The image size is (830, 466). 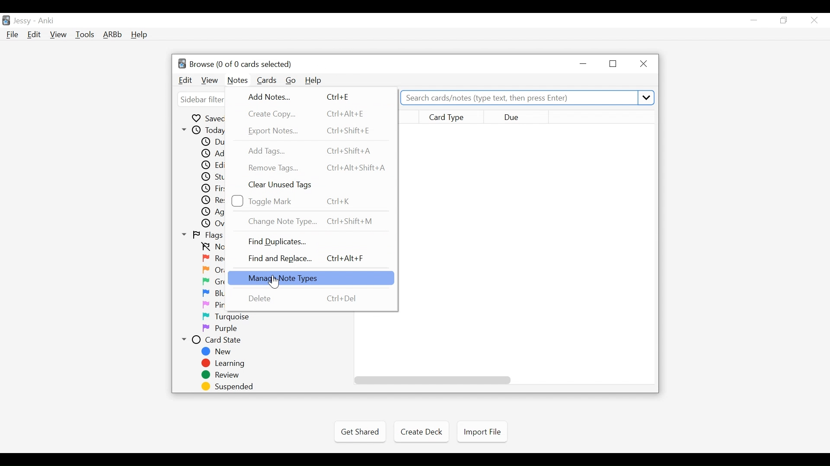 What do you see at coordinates (211, 165) in the screenshot?
I see `Edited` at bounding box center [211, 165].